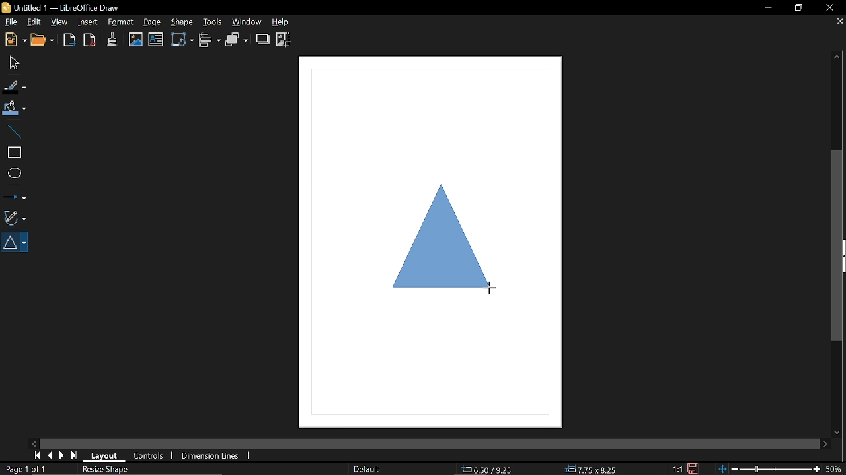 The width and height of the screenshot is (846, 475). What do you see at coordinates (490, 286) in the screenshot?
I see `Cursor` at bounding box center [490, 286].